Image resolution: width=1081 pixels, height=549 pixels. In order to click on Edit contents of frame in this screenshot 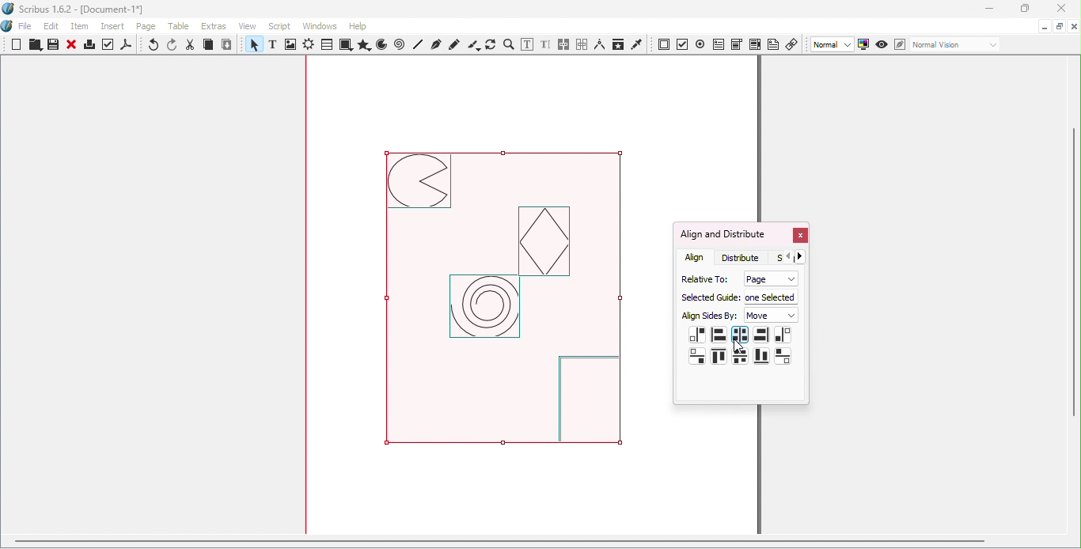, I will do `click(526, 44)`.